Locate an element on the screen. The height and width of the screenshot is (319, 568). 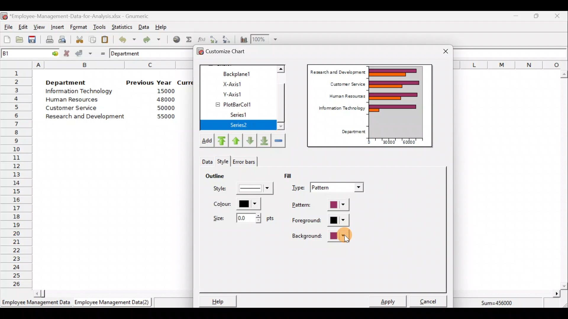
Add is located at coordinates (206, 142).